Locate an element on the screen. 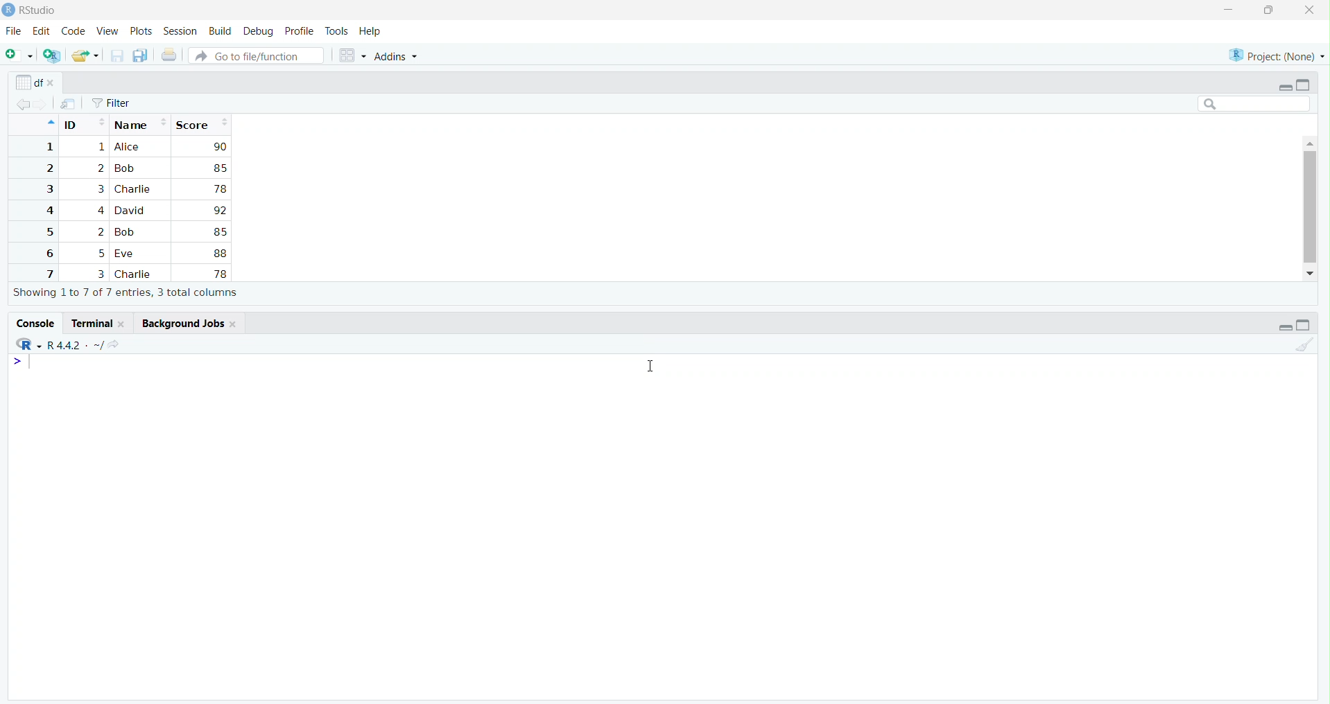 Image resolution: width=1330 pixels, height=704 pixels. Charlie is located at coordinates (134, 189).